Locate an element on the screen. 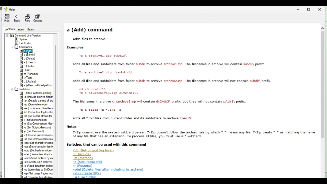  -scc is located at coordinates (37, 143).